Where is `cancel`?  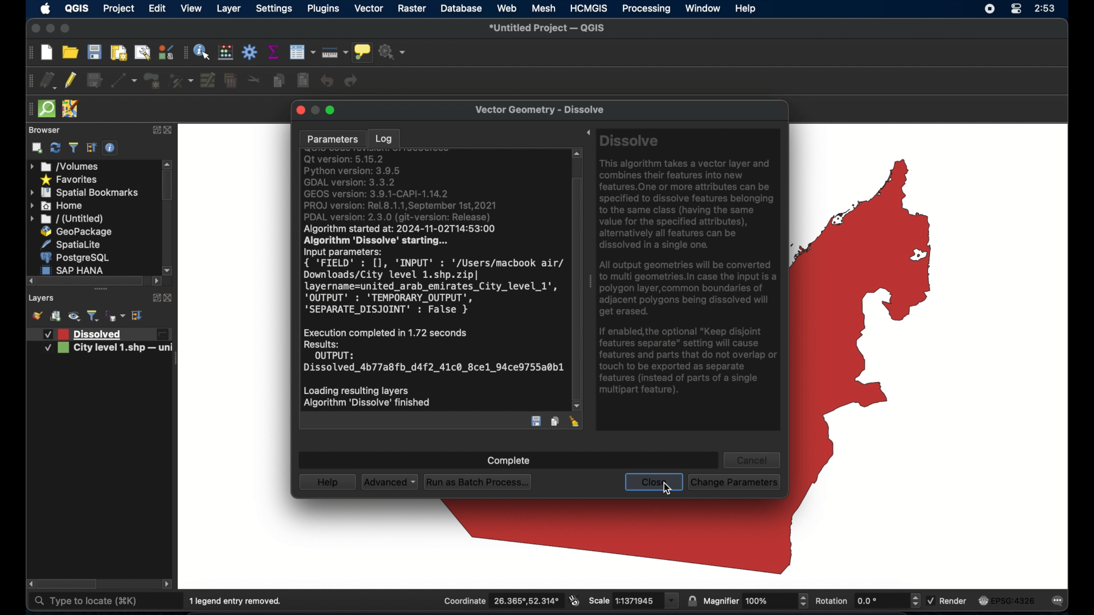
cancel is located at coordinates (752, 460).